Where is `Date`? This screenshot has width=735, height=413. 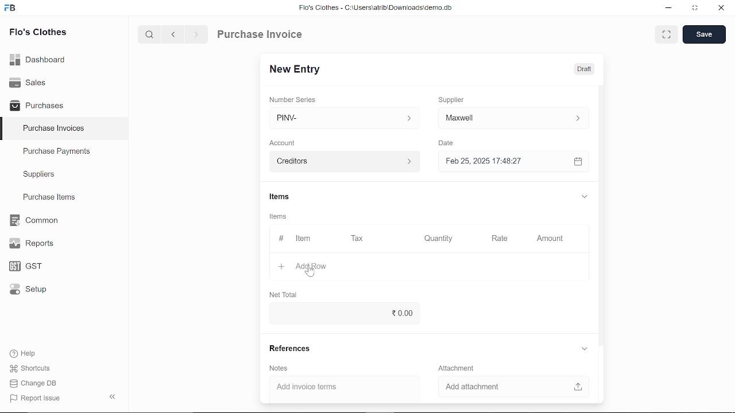 Date is located at coordinates (449, 143).